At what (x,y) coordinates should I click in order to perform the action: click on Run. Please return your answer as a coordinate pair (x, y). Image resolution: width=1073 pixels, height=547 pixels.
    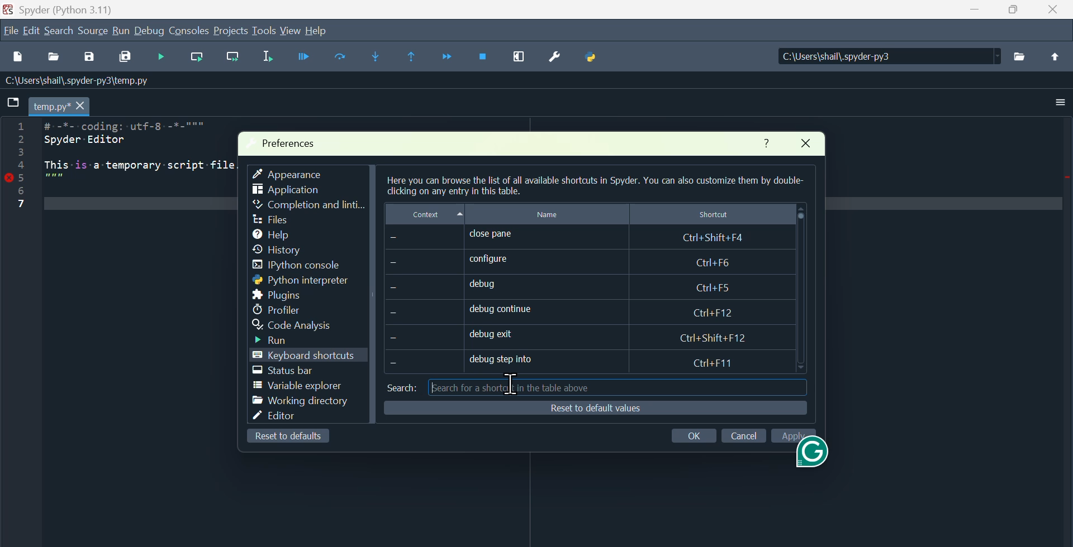
    Looking at the image, I should click on (124, 33).